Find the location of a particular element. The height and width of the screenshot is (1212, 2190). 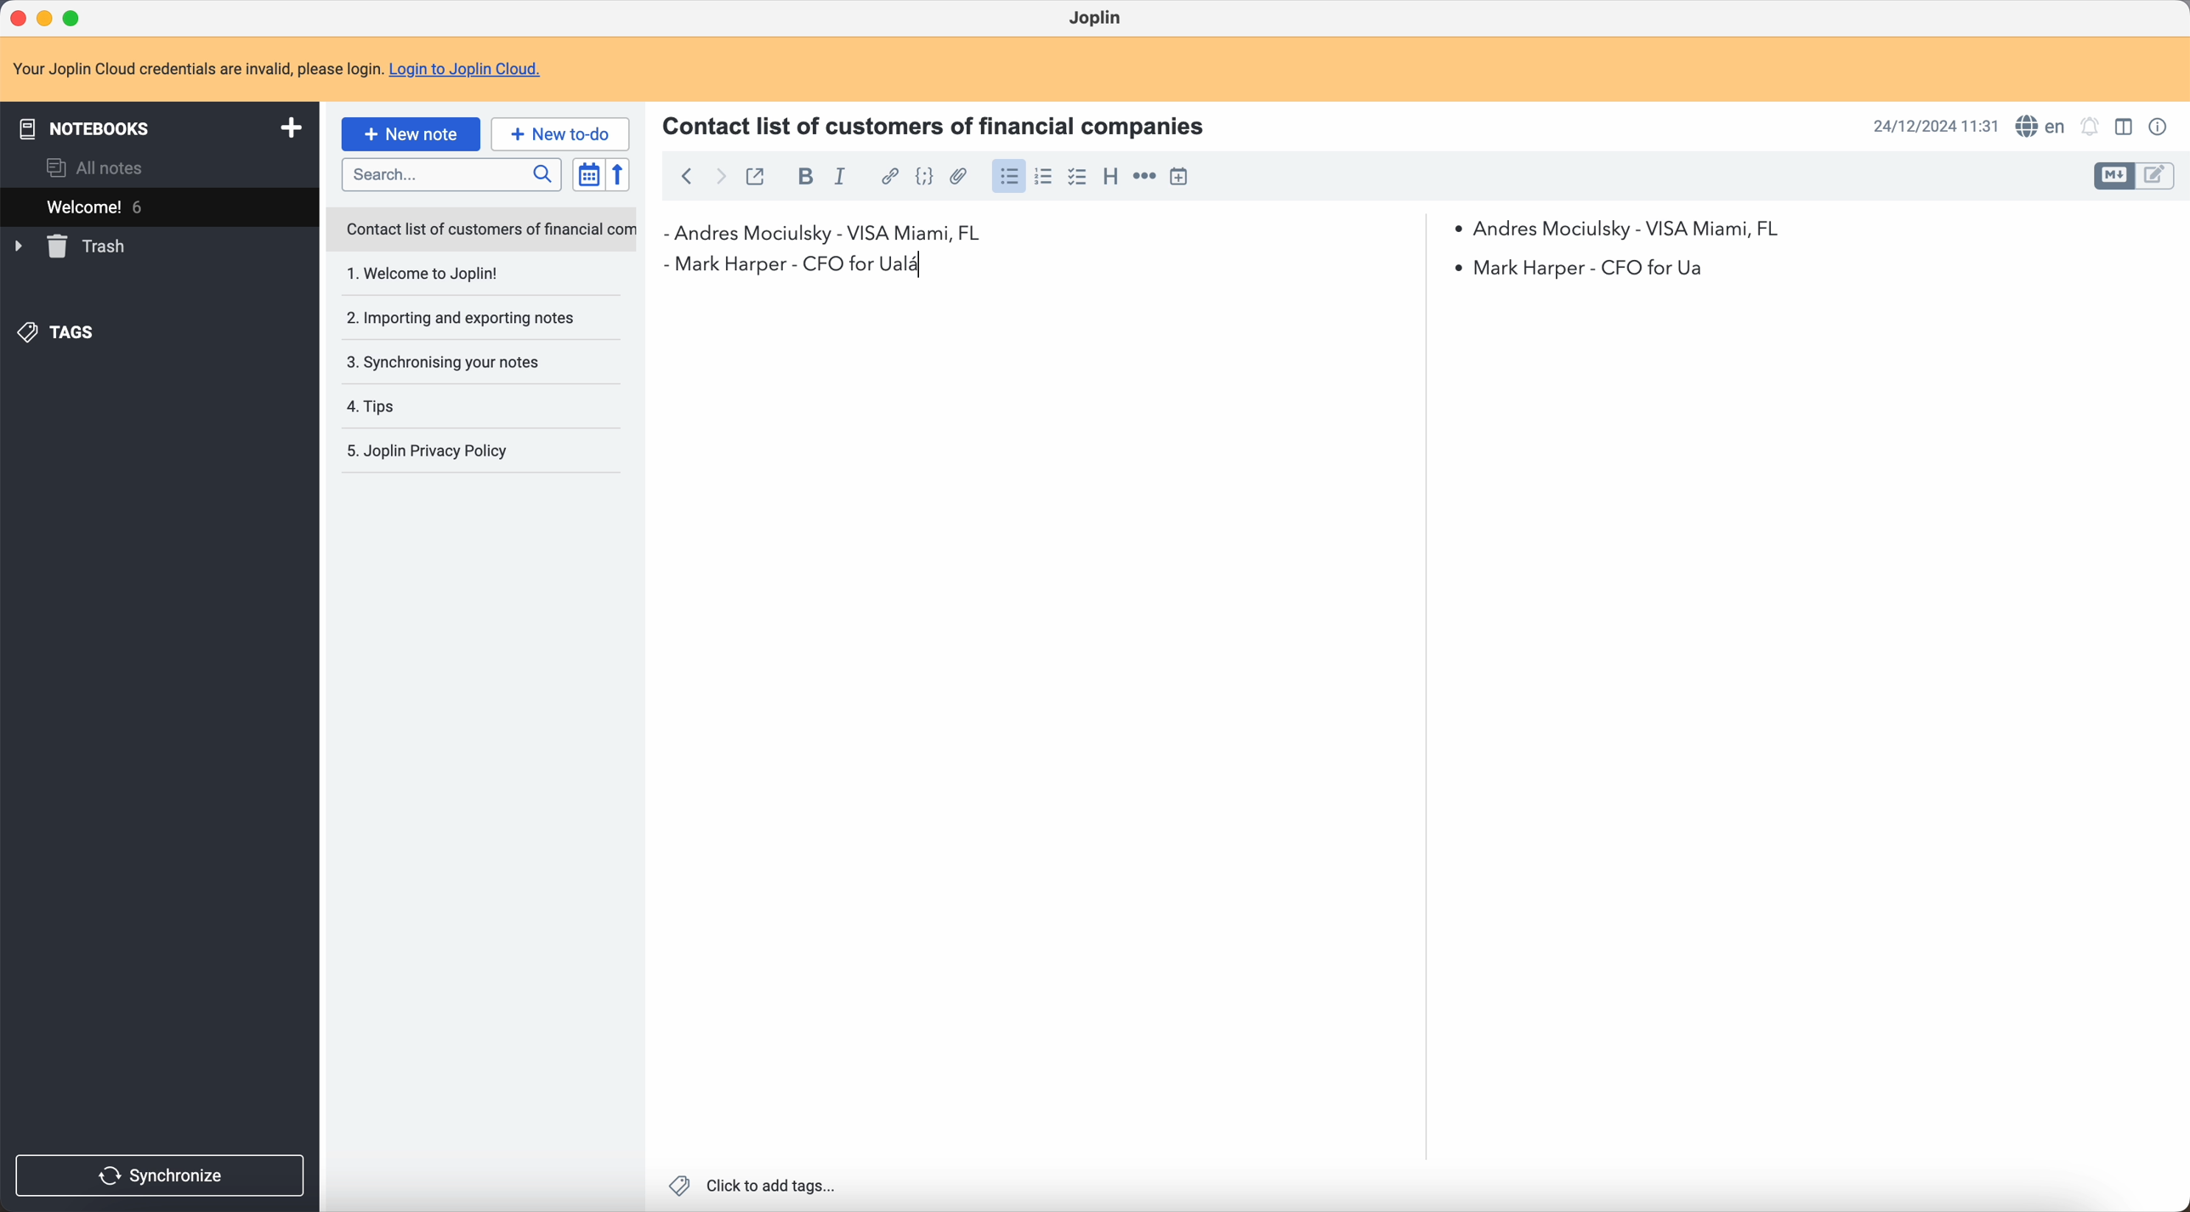

date and hour is located at coordinates (1934, 126).